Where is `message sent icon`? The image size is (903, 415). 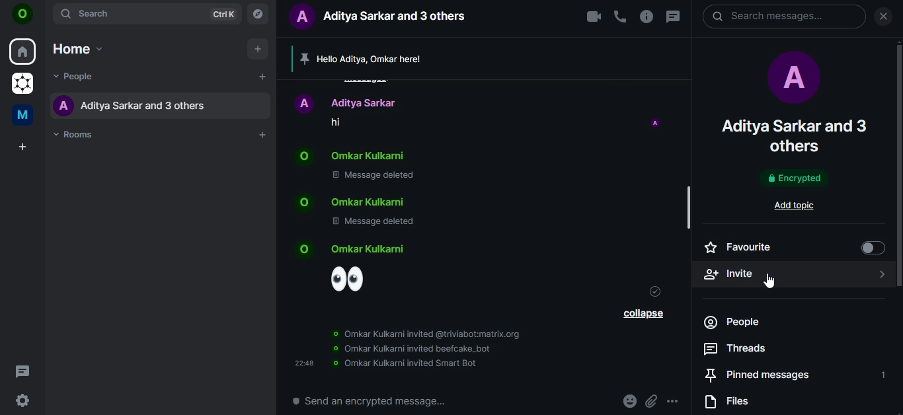 message sent icon is located at coordinates (653, 291).